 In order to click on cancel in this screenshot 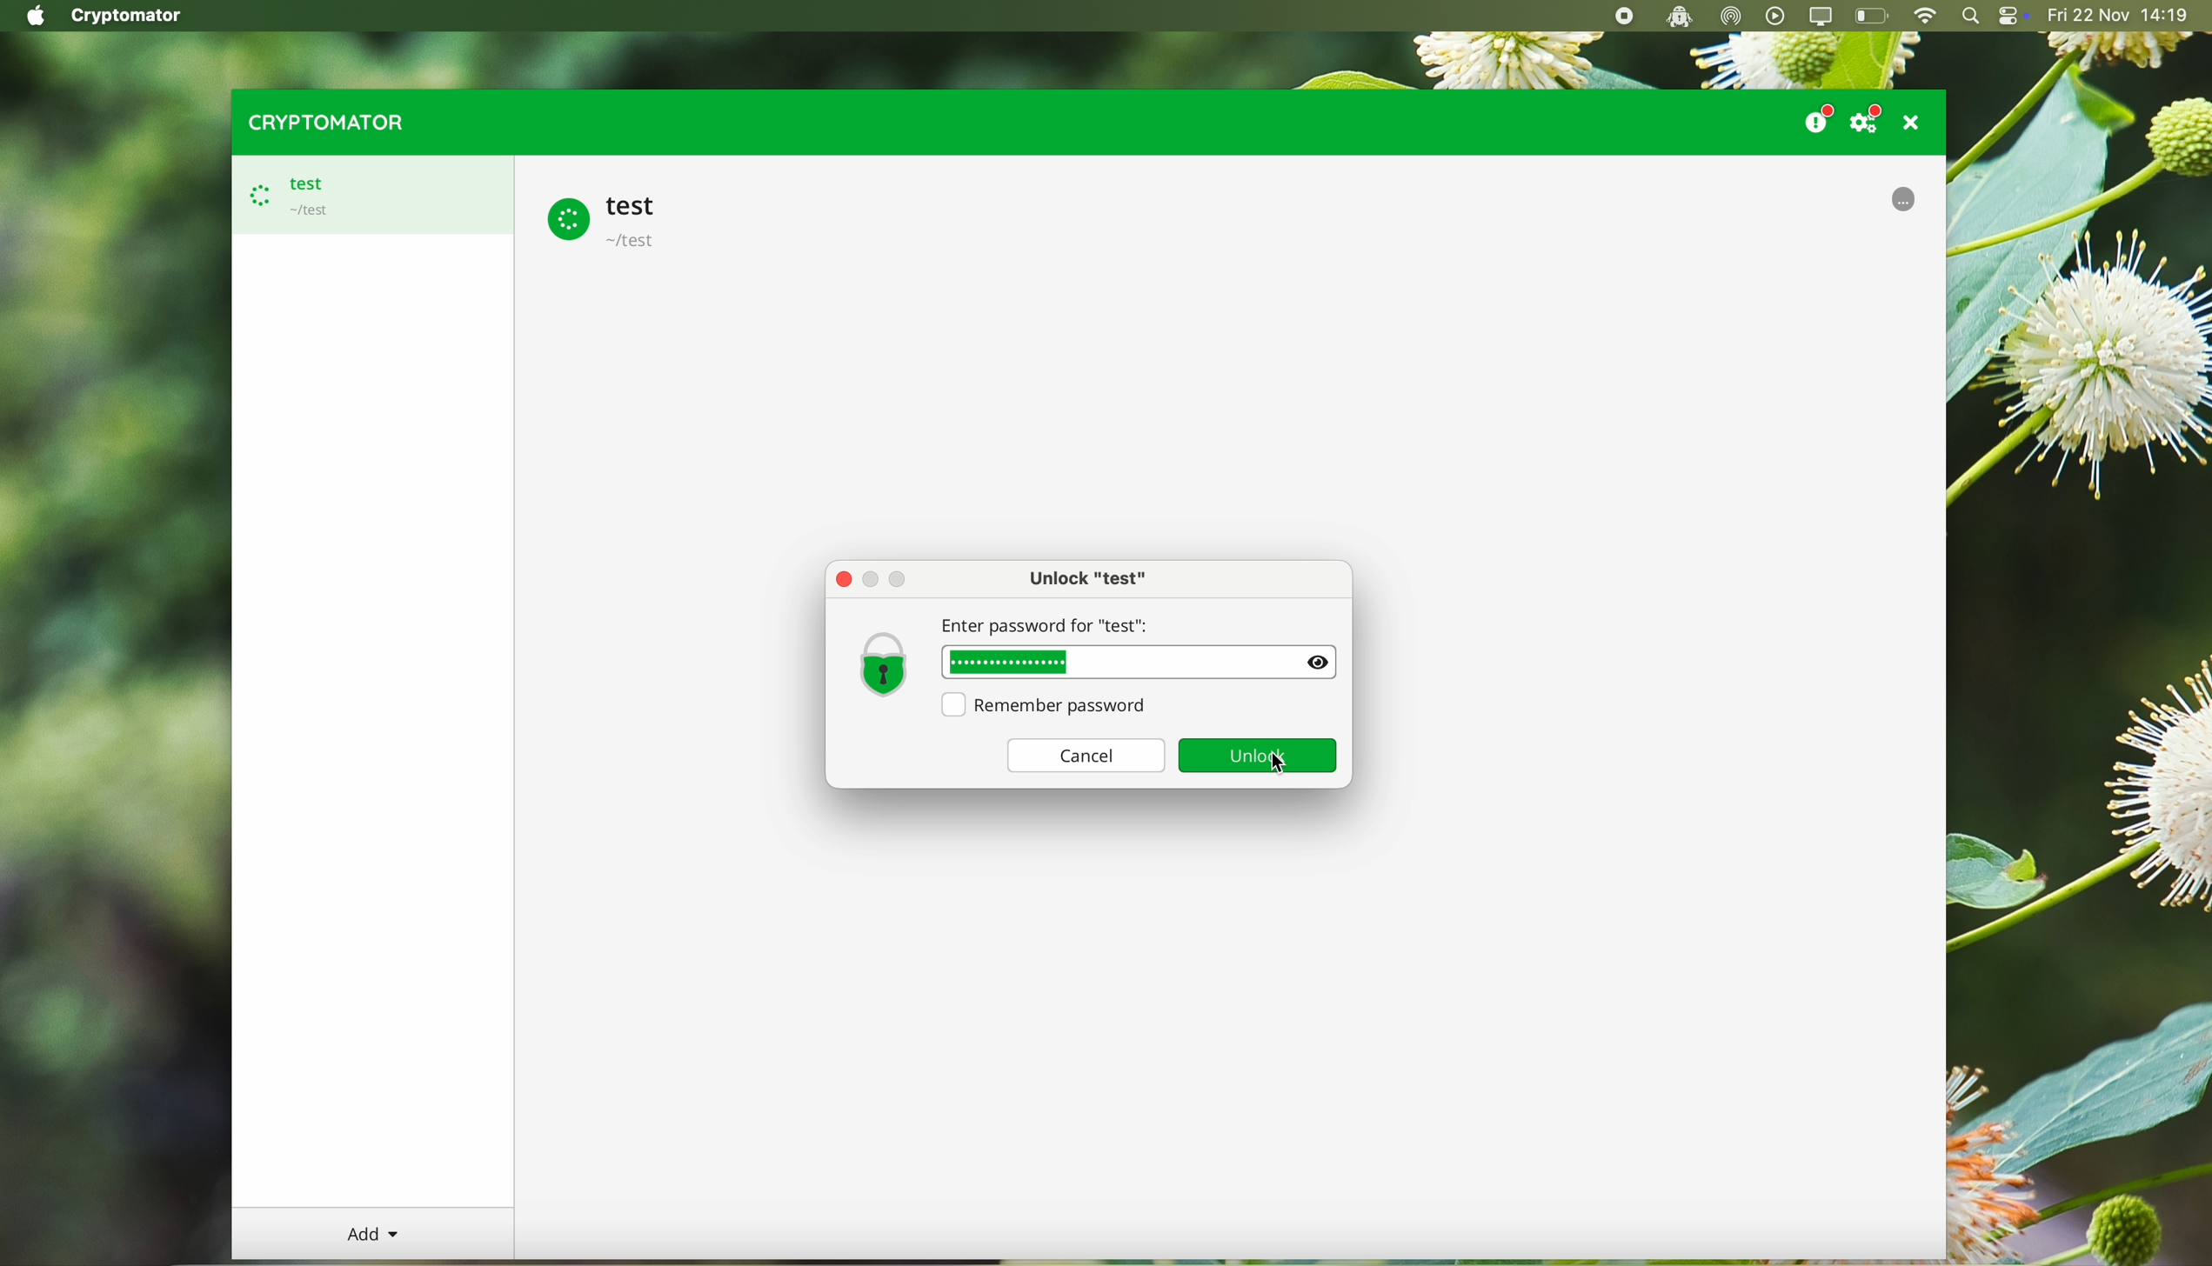, I will do `click(1085, 754)`.